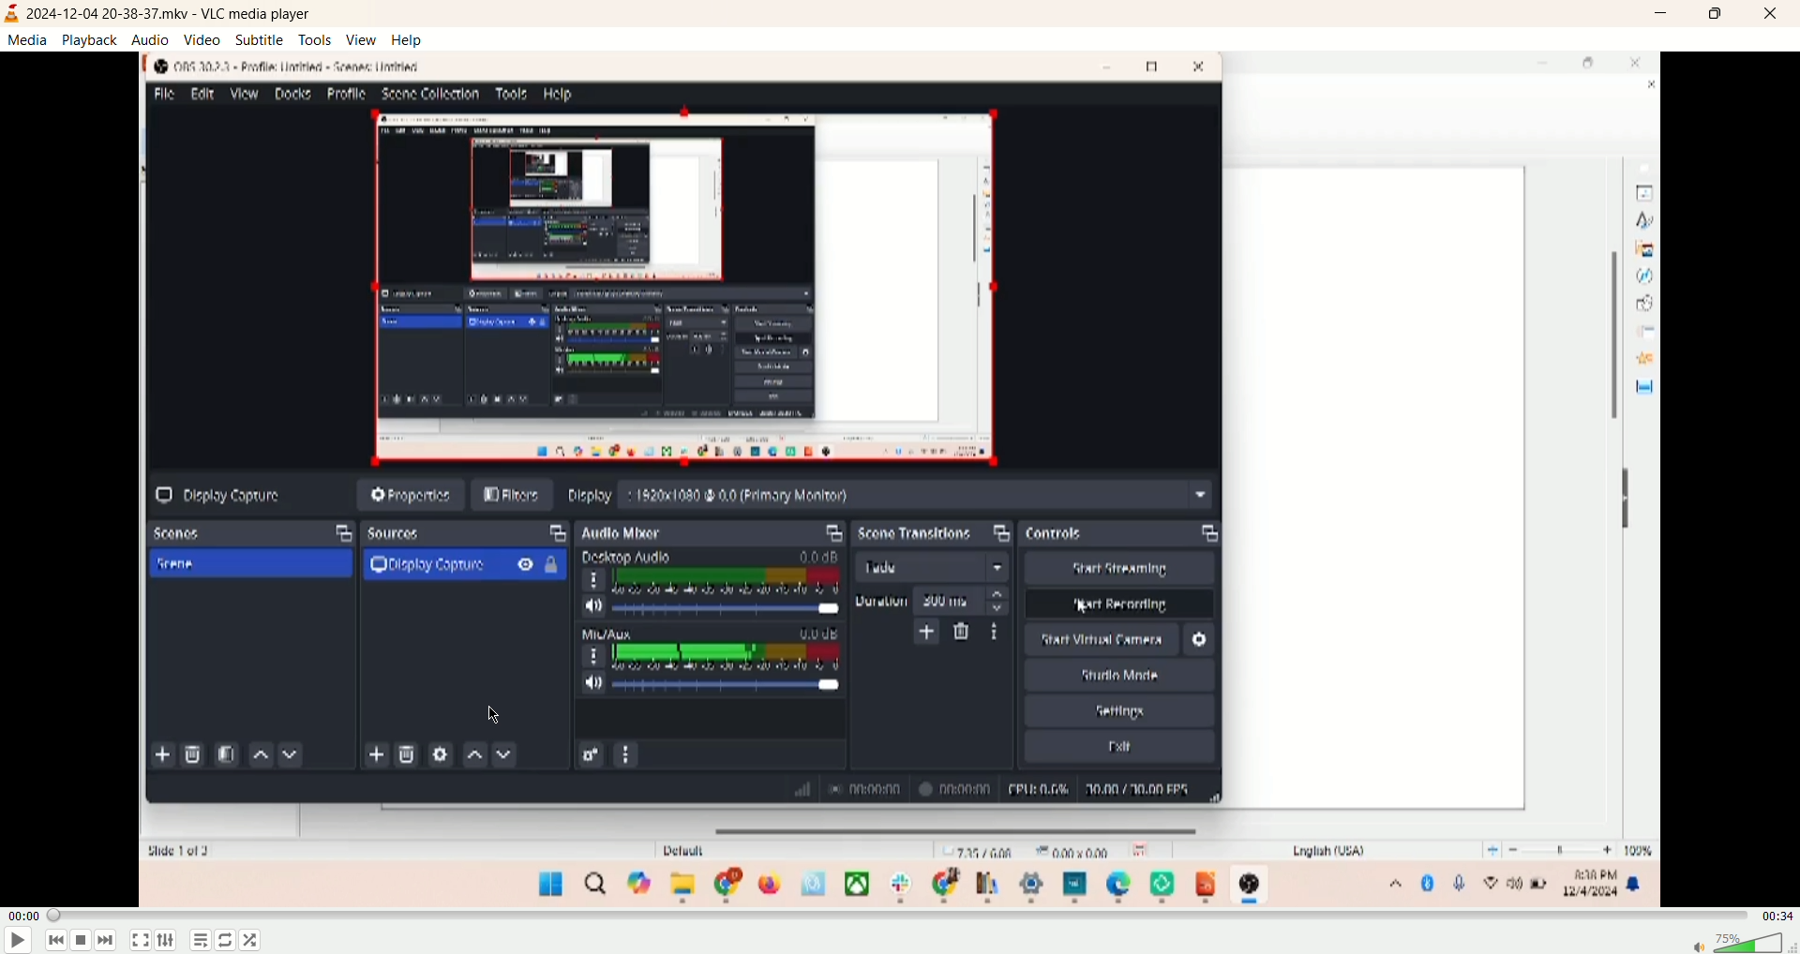 The image size is (1800, 954). I want to click on volume bar, so click(1753, 944).